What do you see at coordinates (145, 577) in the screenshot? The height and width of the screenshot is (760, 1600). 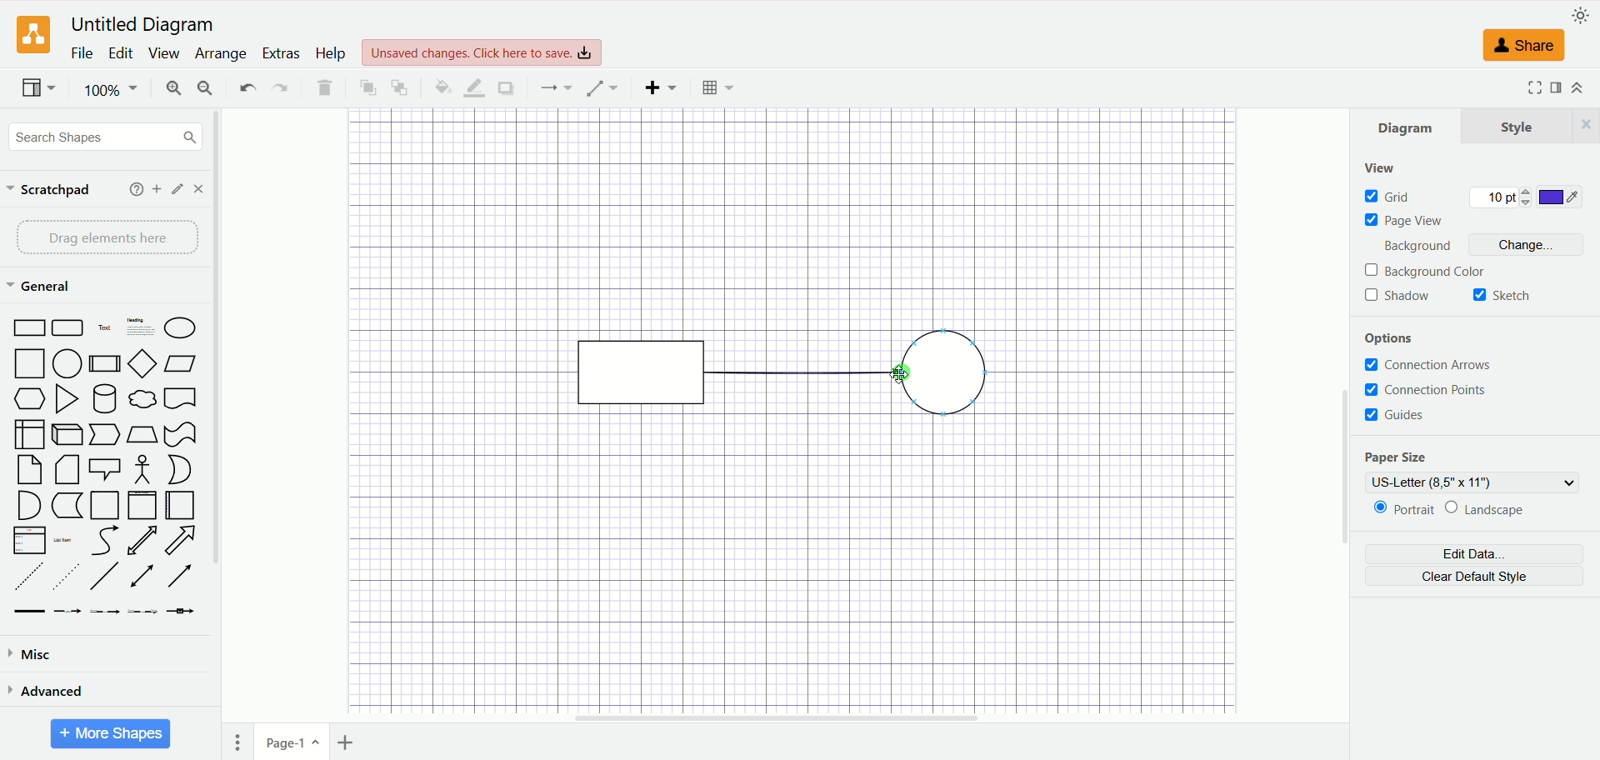 I see `Line with Two Arrows` at bounding box center [145, 577].